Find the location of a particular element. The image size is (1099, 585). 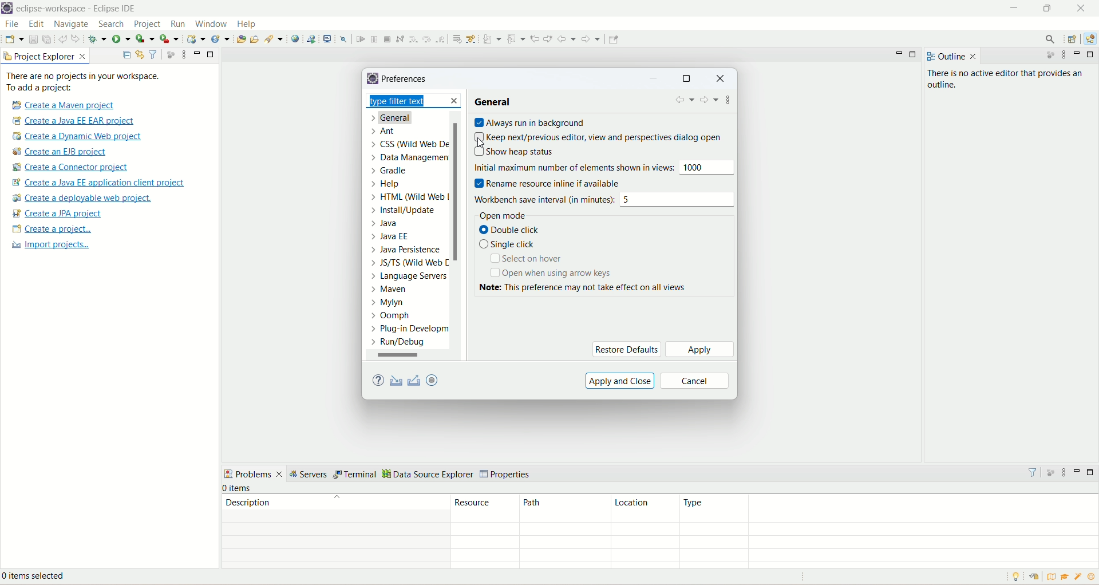

cursor is located at coordinates (479, 144).